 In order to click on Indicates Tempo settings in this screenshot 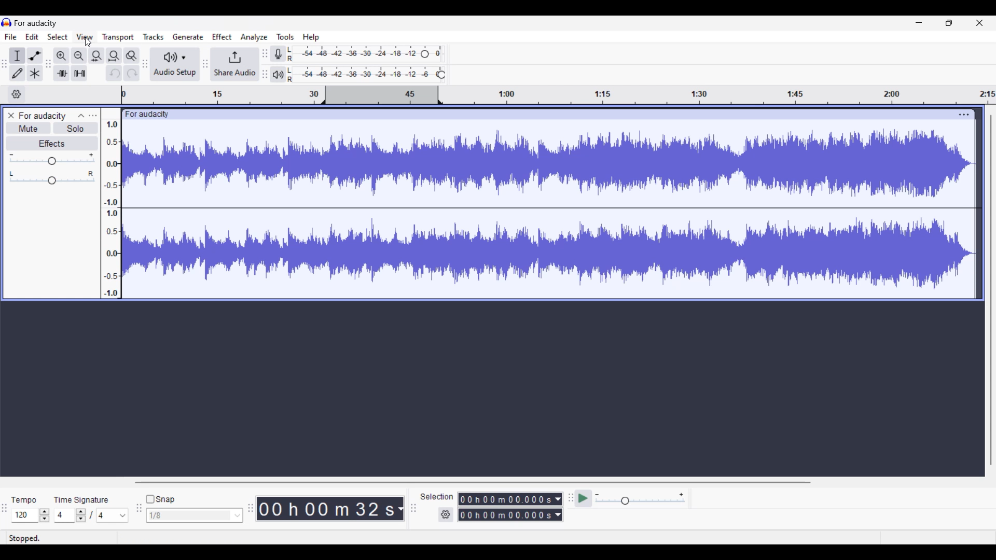, I will do `click(23, 500)`.